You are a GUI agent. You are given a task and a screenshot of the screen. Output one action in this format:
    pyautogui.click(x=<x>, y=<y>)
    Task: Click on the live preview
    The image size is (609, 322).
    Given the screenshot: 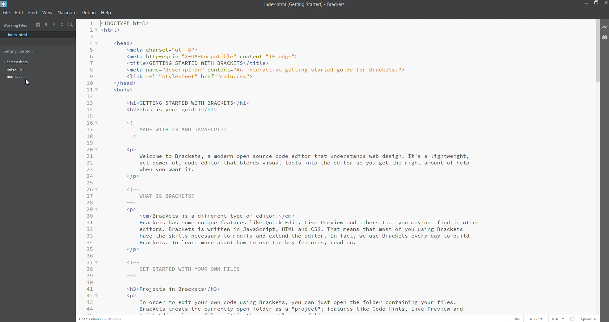 What is the action you would take?
    pyautogui.click(x=605, y=28)
    